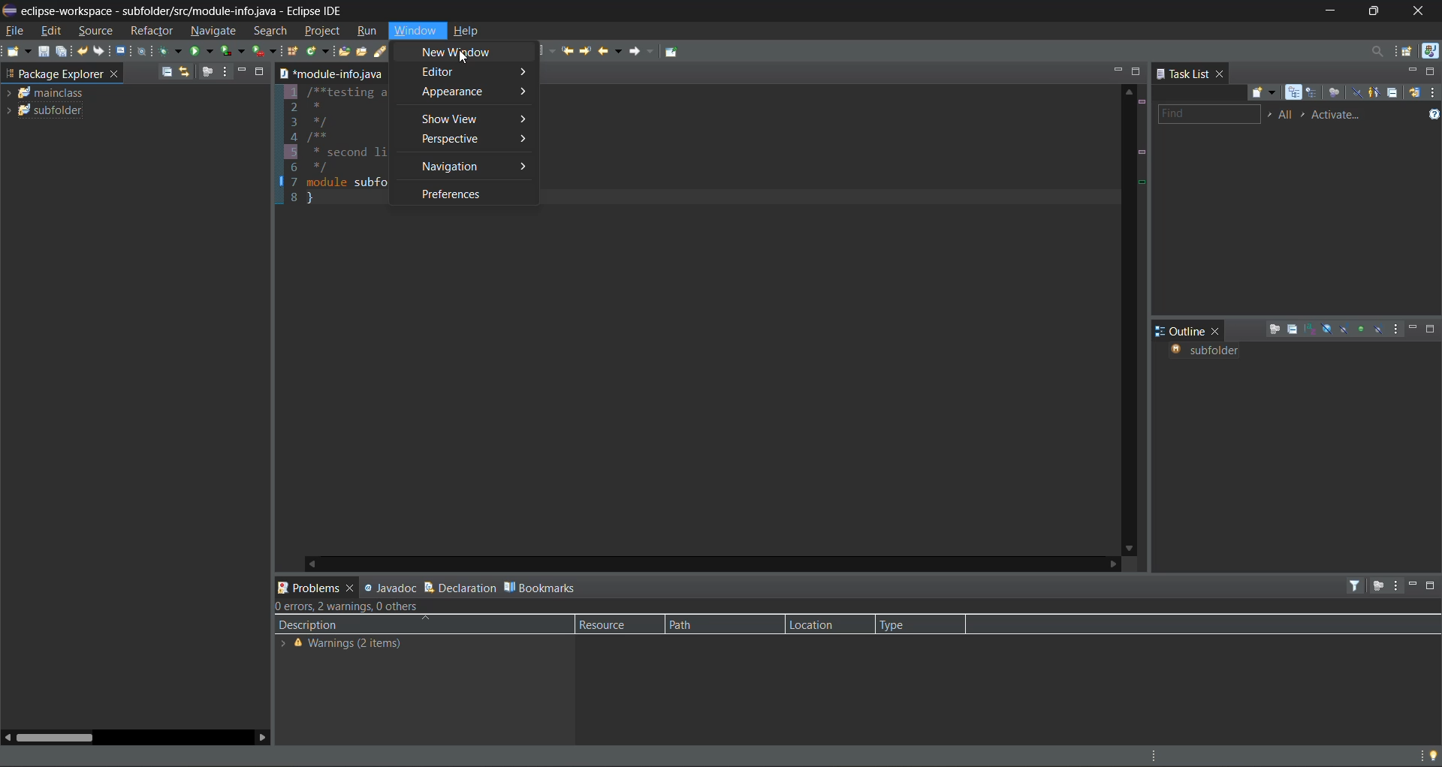 This screenshot has height=767, width=1442. I want to click on focus on active task, so click(208, 72).